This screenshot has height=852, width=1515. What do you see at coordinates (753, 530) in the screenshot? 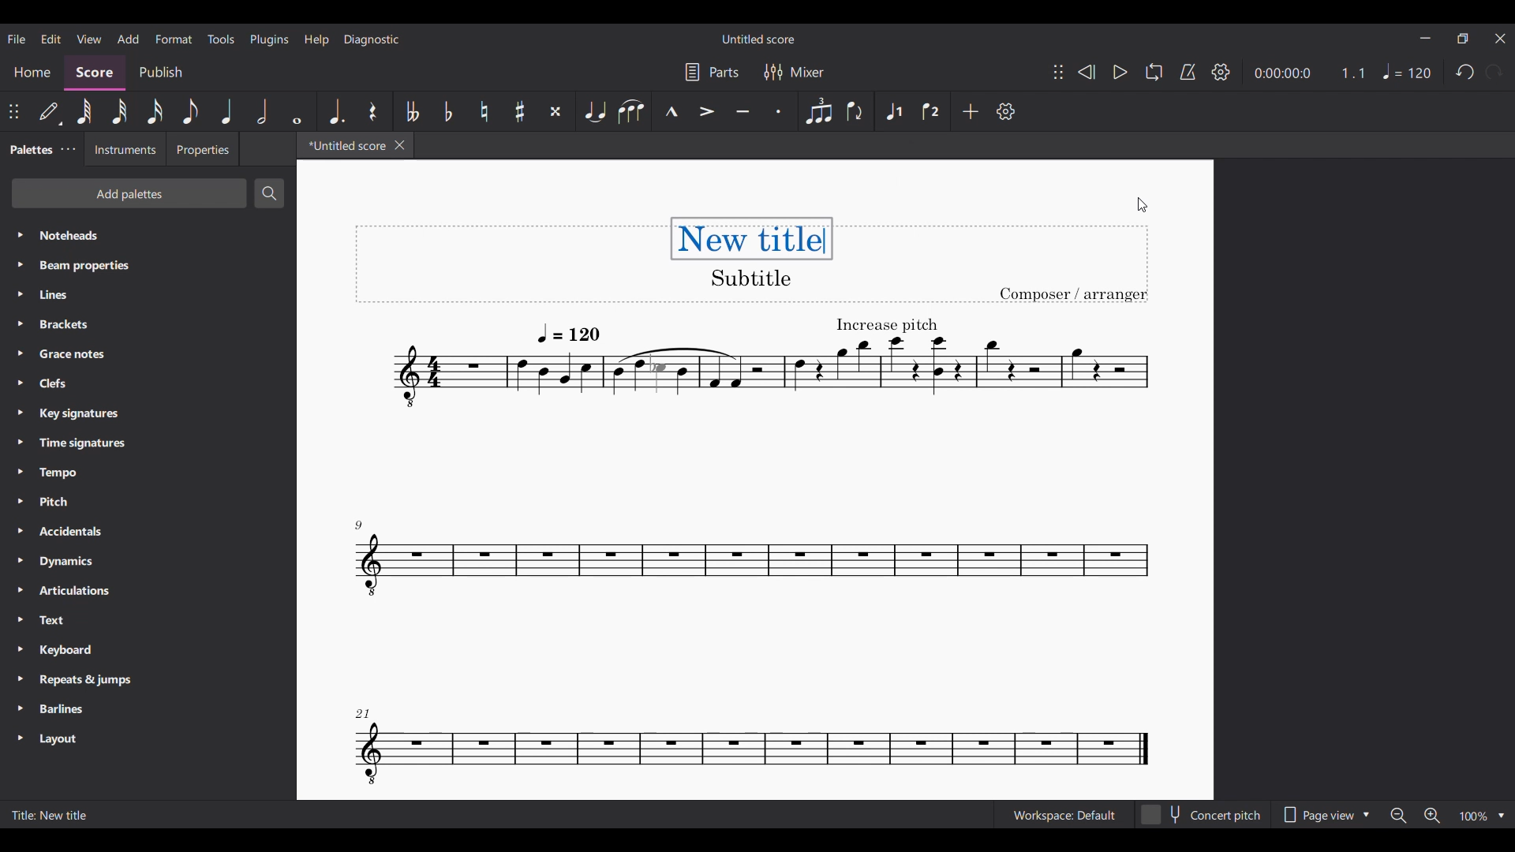
I see `Current score` at bounding box center [753, 530].